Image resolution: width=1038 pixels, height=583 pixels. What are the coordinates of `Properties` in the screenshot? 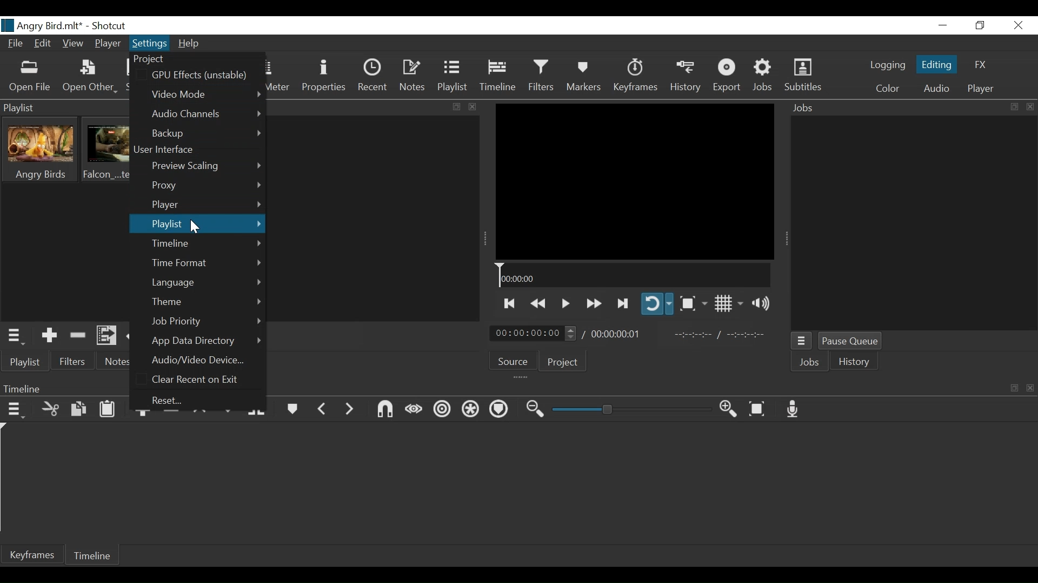 It's located at (324, 78).